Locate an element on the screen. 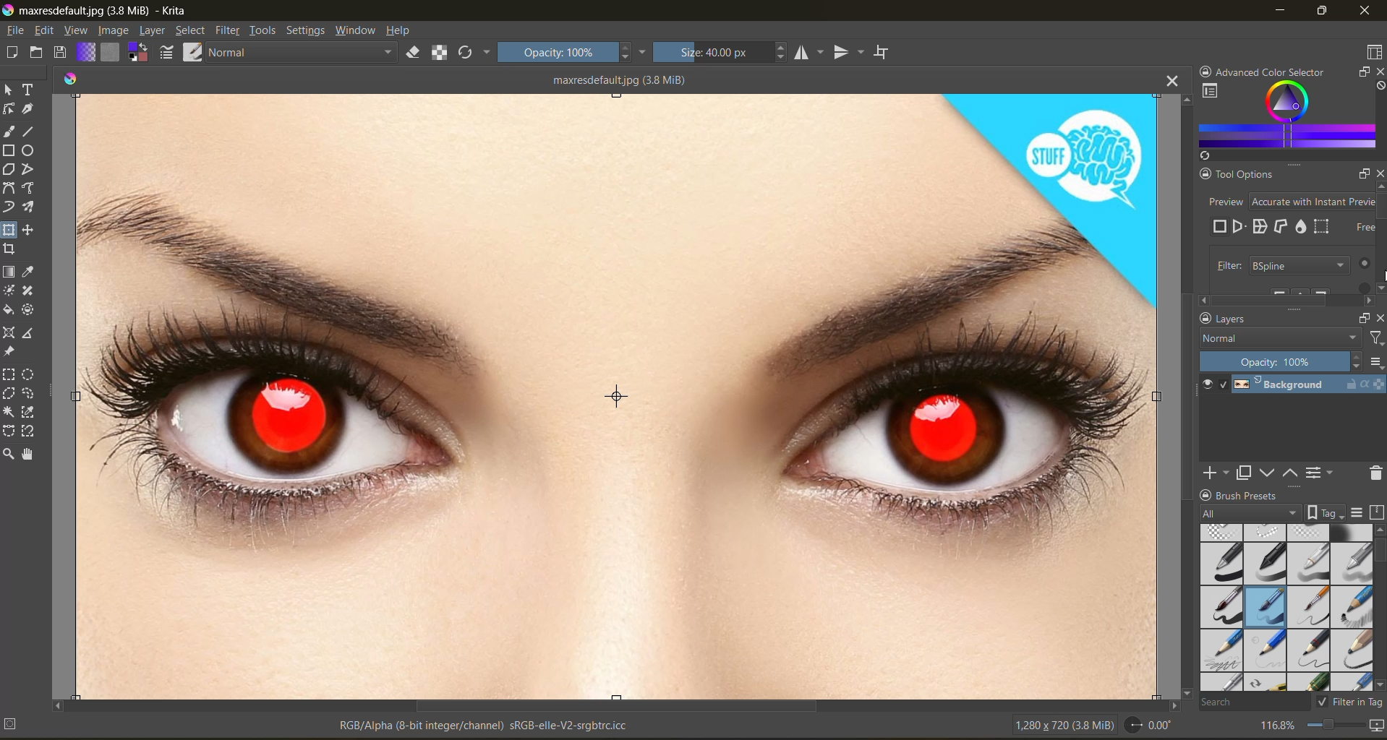 Image resolution: width=1387 pixels, height=740 pixels. tool is located at coordinates (11, 334).